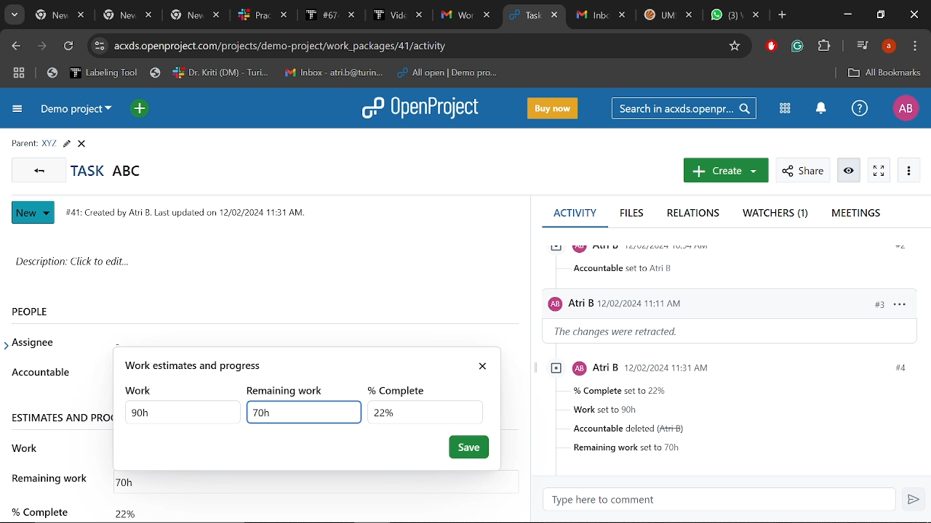  What do you see at coordinates (693, 214) in the screenshot?
I see `Relations` at bounding box center [693, 214].